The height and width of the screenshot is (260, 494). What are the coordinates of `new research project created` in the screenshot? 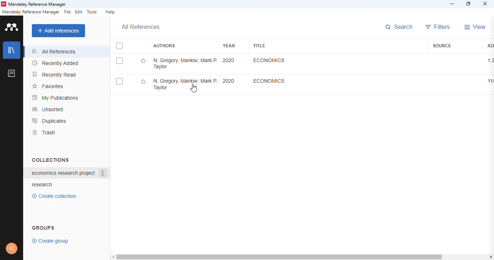 It's located at (63, 173).